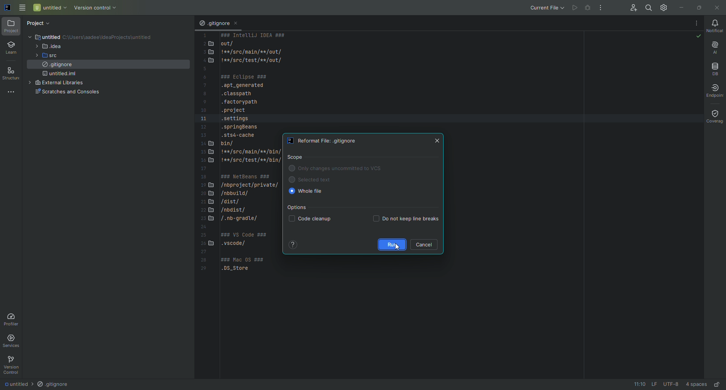  I want to click on 4 spaces(indent), so click(697, 383).